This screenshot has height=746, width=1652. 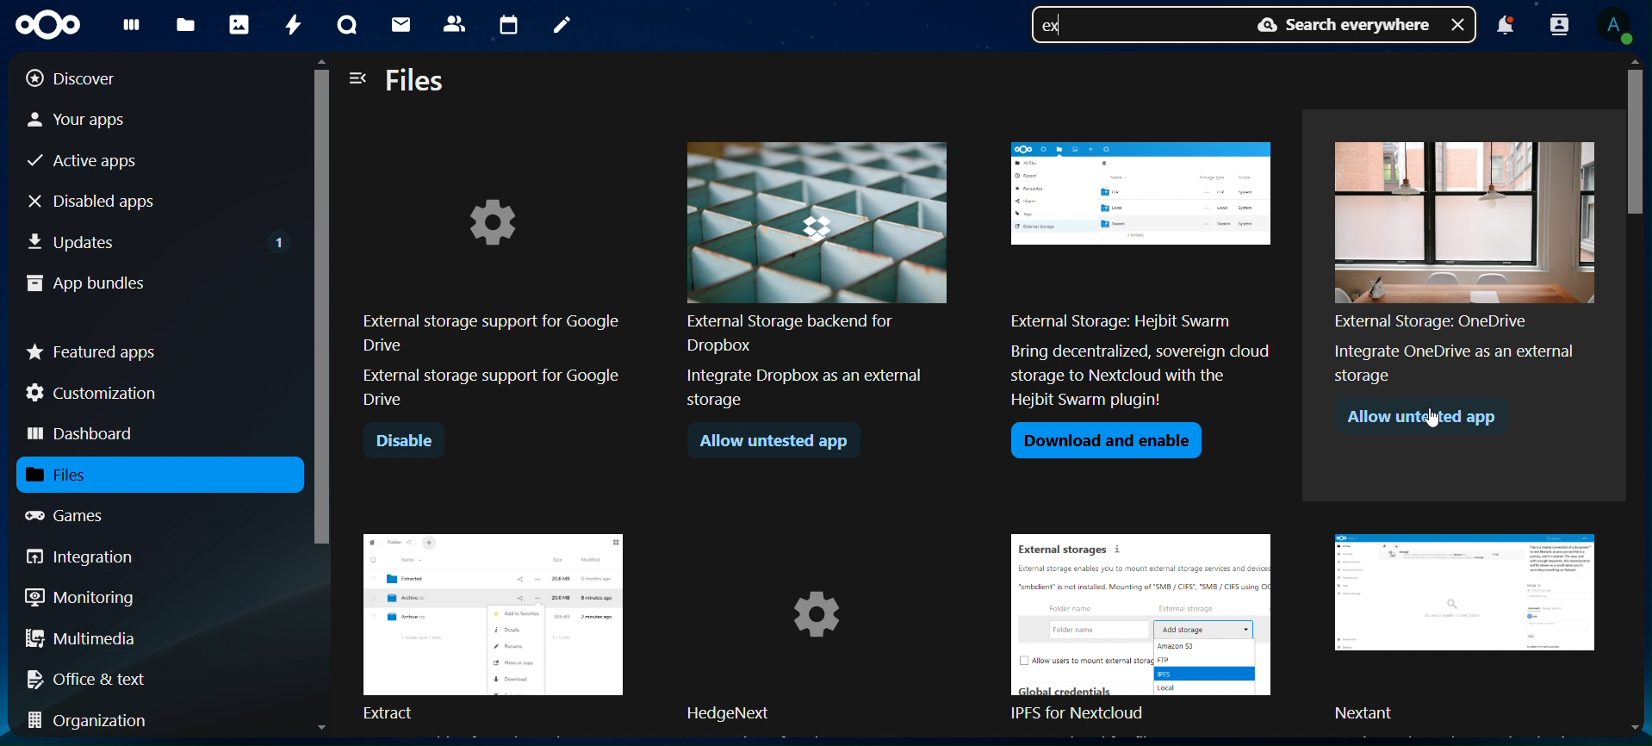 What do you see at coordinates (86, 285) in the screenshot?
I see `app bundles` at bounding box center [86, 285].